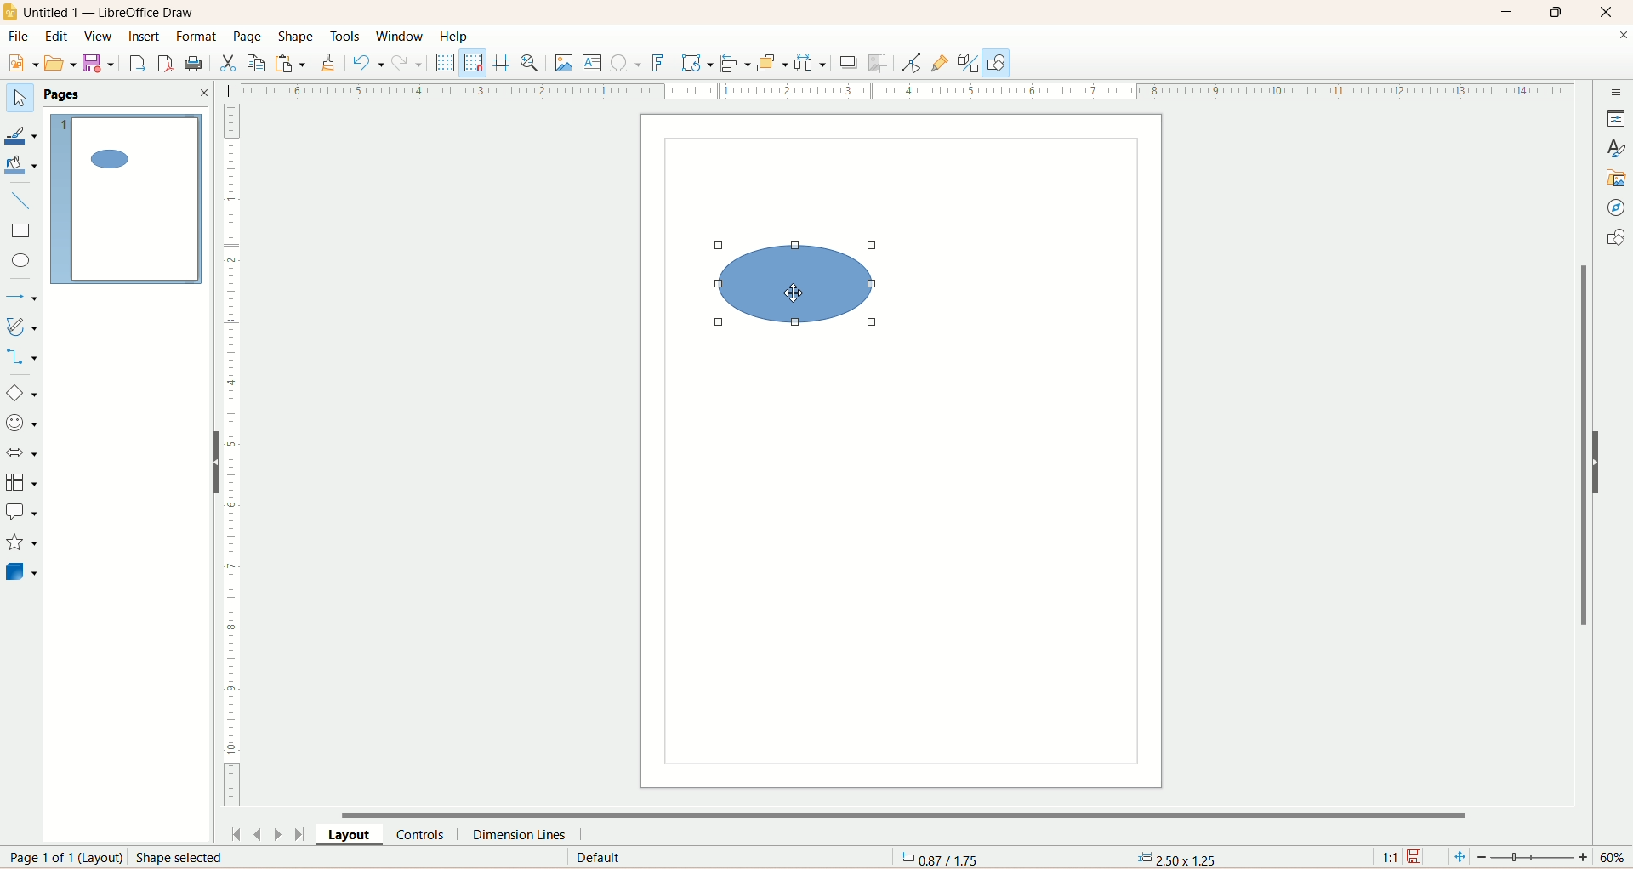 The width and height of the screenshot is (1633, 869). Describe the element at coordinates (114, 855) in the screenshot. I see `page number` at that location.